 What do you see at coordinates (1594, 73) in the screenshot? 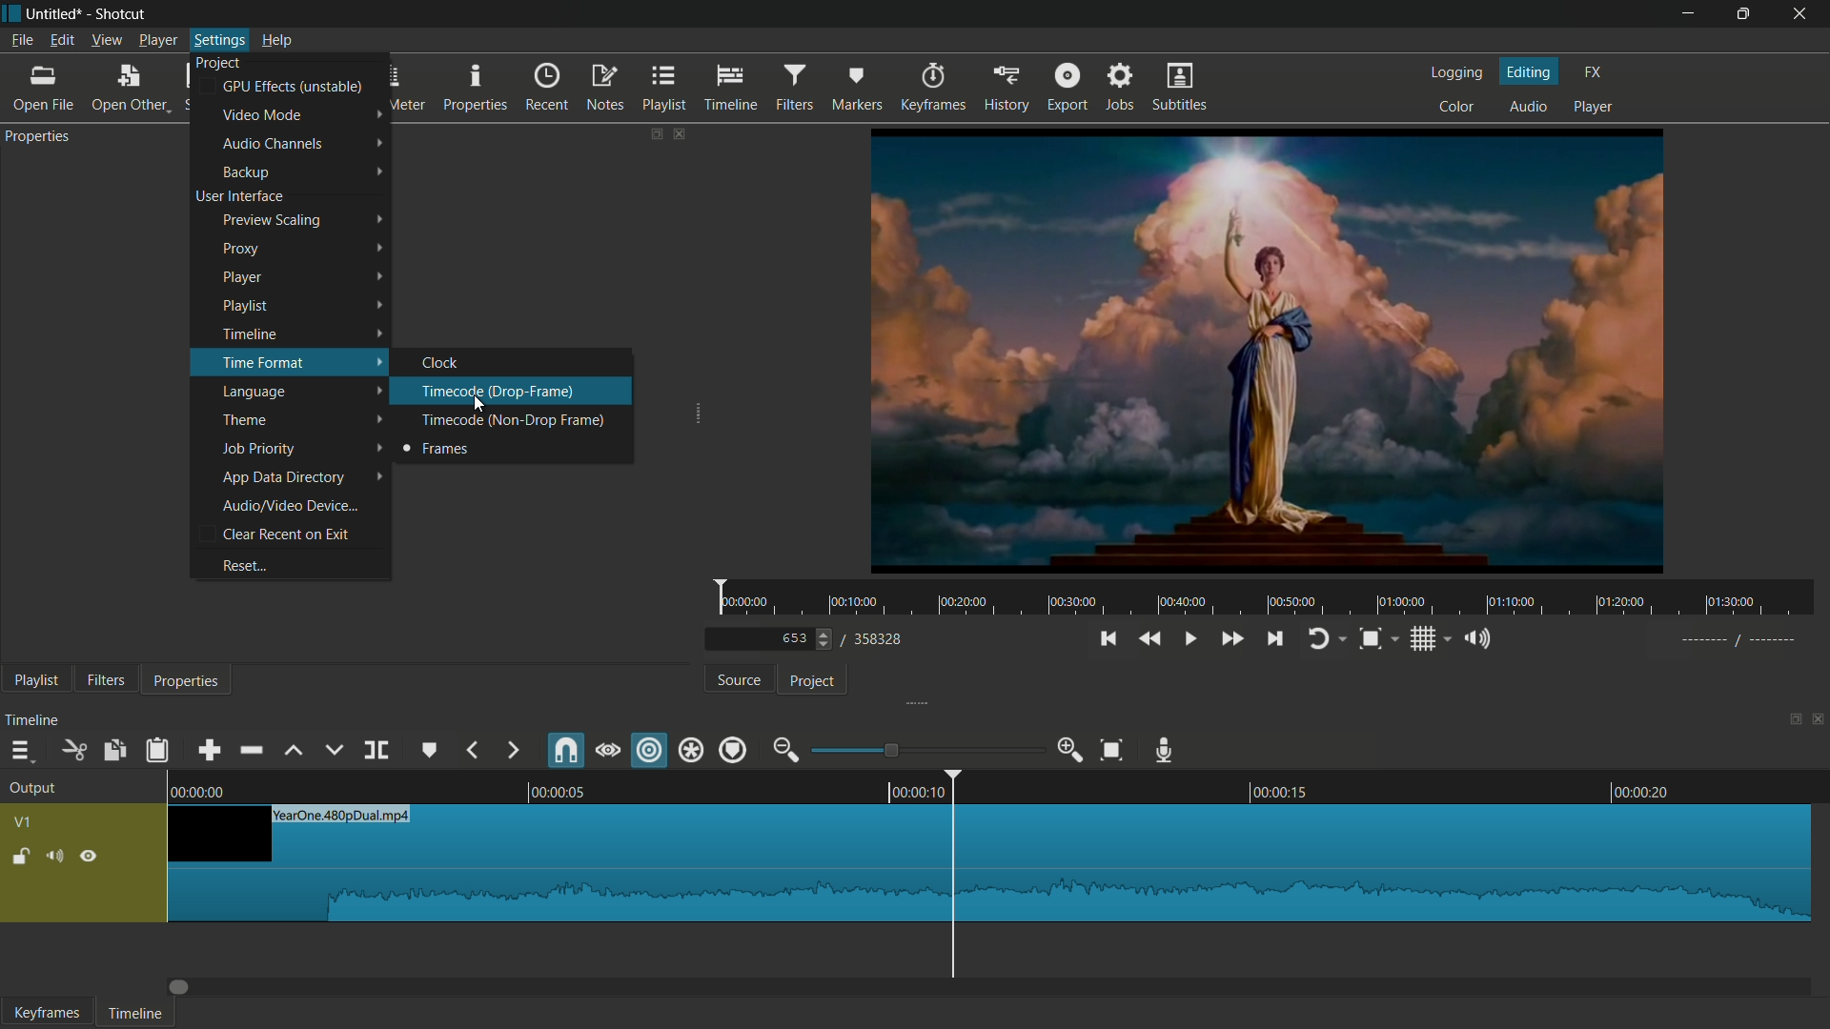
I see `fx` at bounding box center [1594, 73].